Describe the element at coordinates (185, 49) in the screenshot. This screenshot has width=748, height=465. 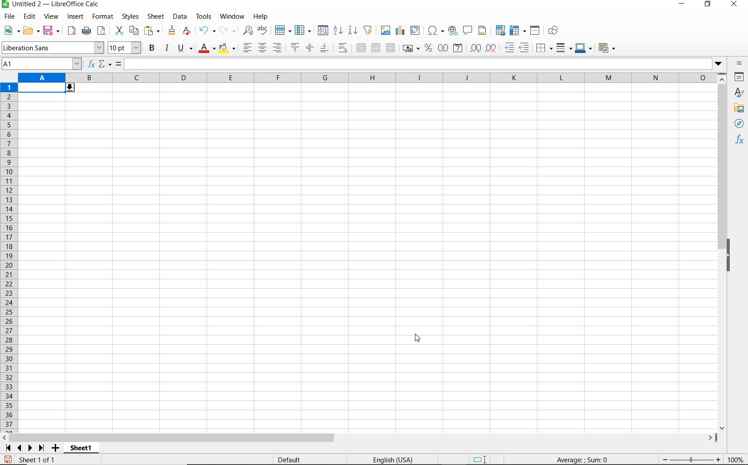
I see `underline` at that location.